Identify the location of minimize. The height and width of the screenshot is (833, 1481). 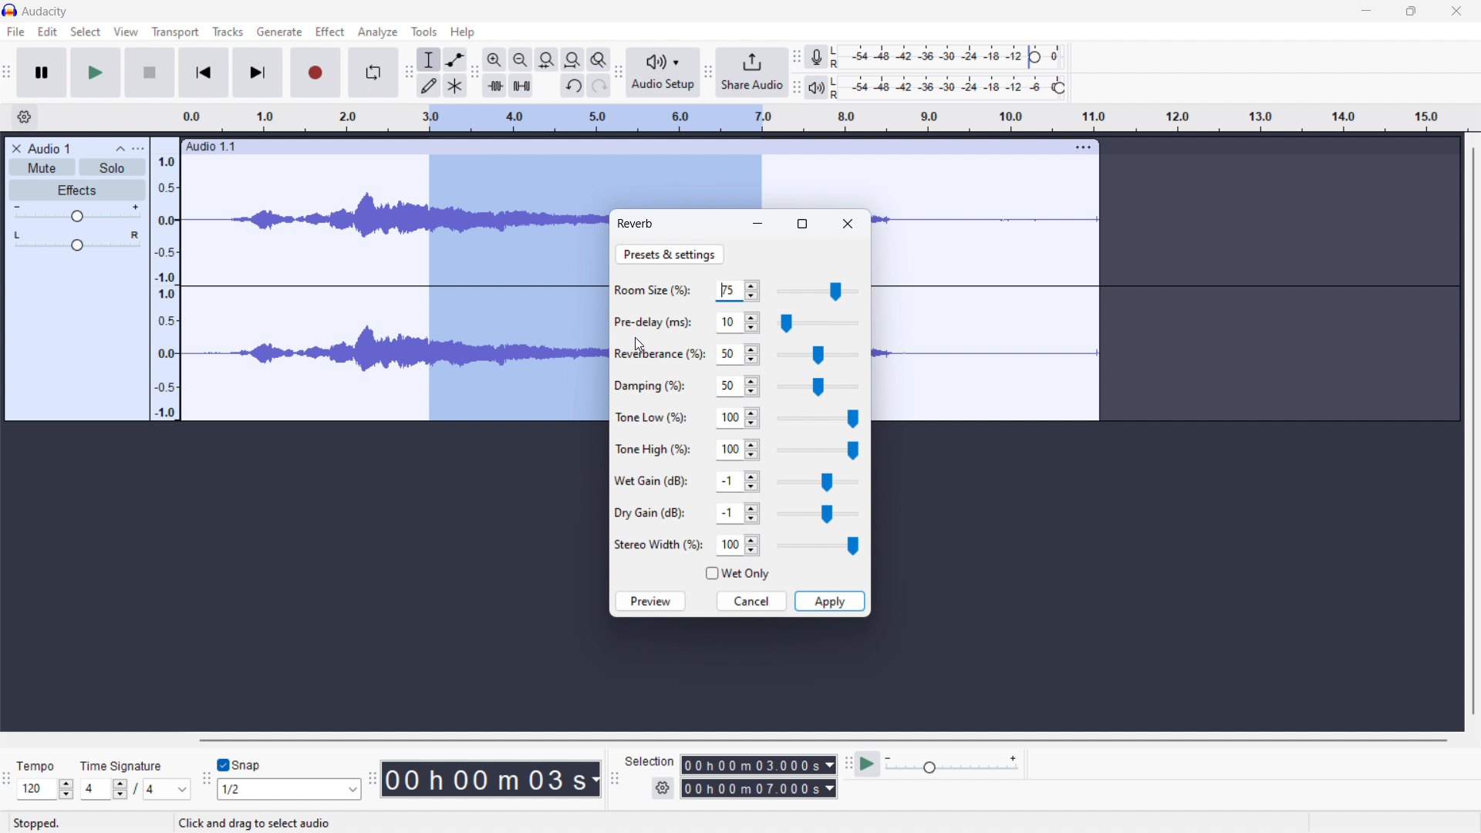
(760, 224).